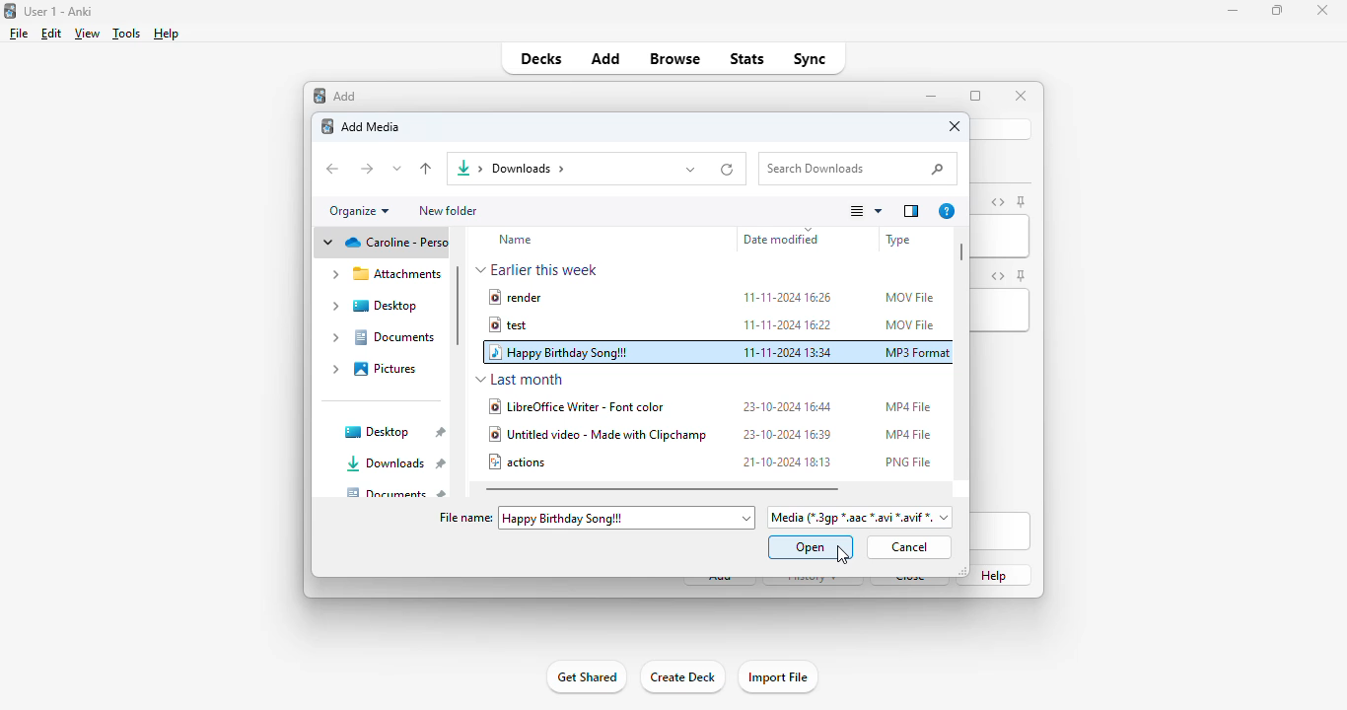  What do you see at coordinates (788, 406) in the screenshot?
I see `23-10-2024` at bounding box center [788, 406].